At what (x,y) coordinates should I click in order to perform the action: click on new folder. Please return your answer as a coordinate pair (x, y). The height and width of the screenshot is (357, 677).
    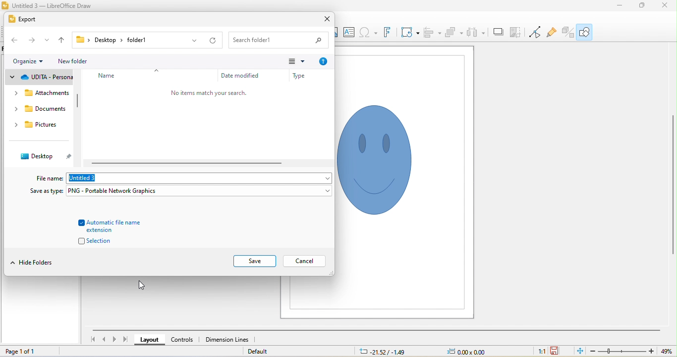
    Looking at the image, I should click on (75, 62).